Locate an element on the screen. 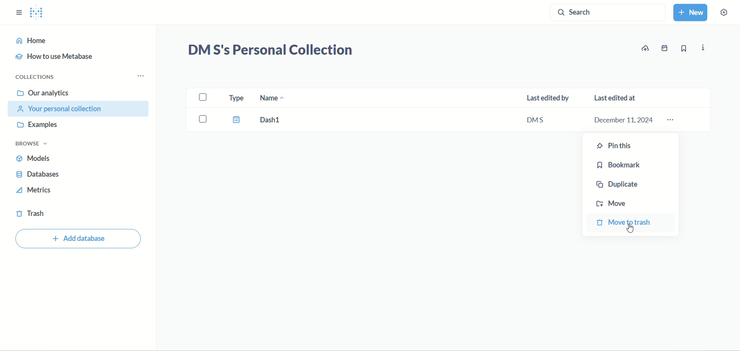 The image size is (740, 351). cursor is located at coordinates (632, 231).